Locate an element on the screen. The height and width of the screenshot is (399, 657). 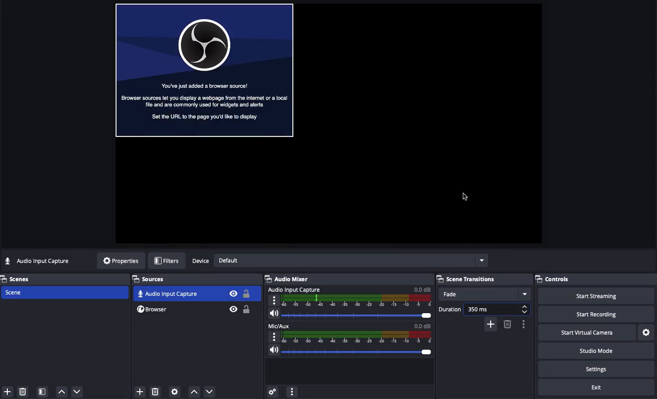
Up is located at coordinates (61, 392).